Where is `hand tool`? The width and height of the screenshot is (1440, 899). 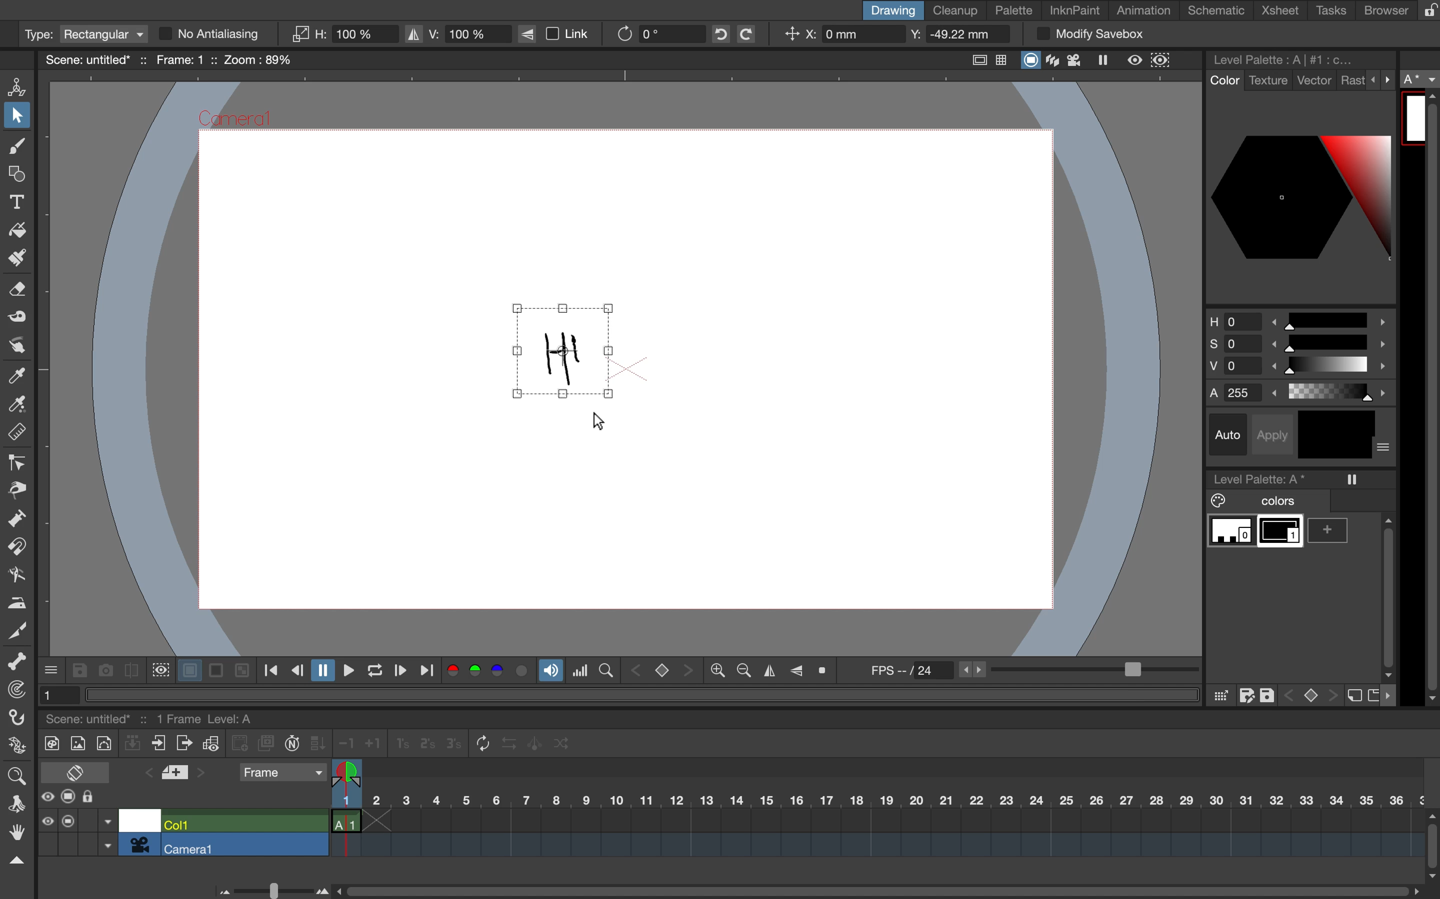 hand tool is located at coordinates (15, 834).